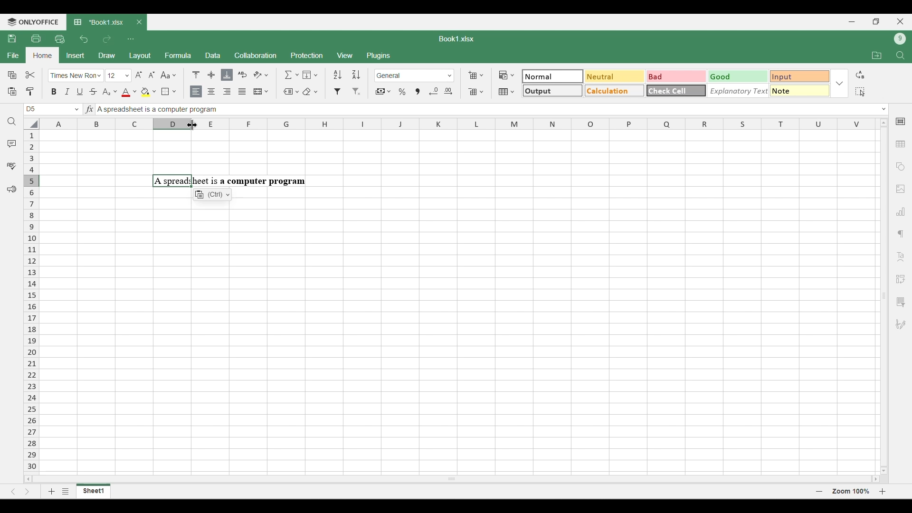  Describe the element at coordinates (178, 55) in the screenshot. I see `Formula menu` at that location.